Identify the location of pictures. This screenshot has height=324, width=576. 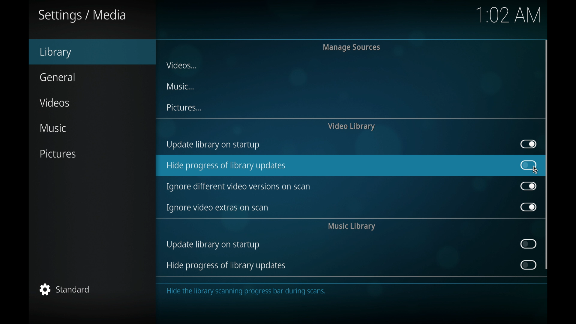
(184, 108).